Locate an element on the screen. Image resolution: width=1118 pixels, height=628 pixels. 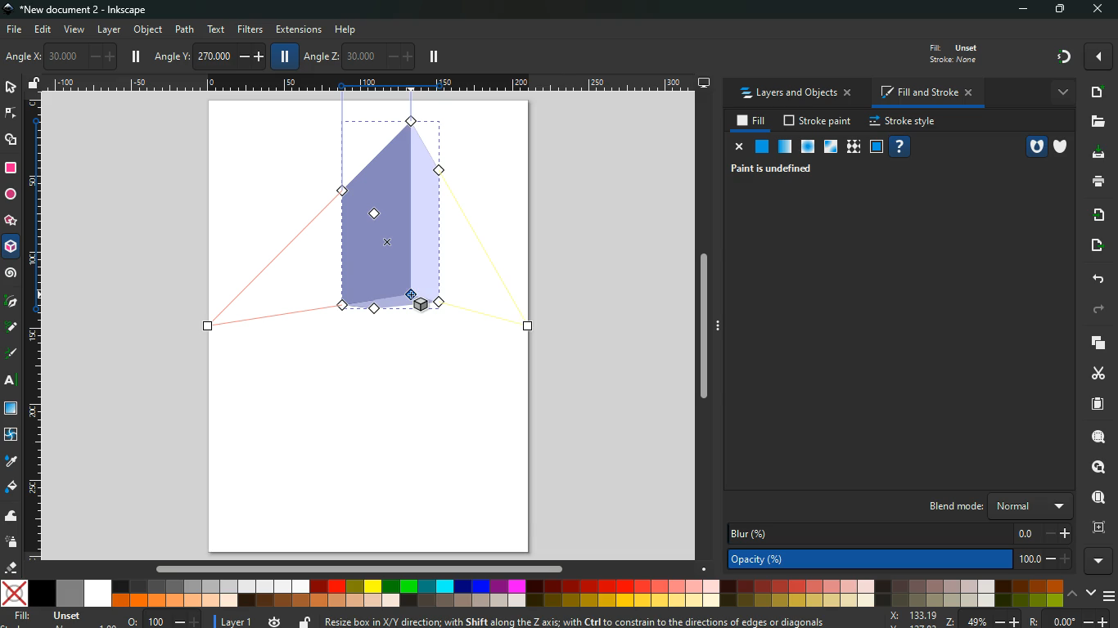
more is located at coordinates (1061, 92).